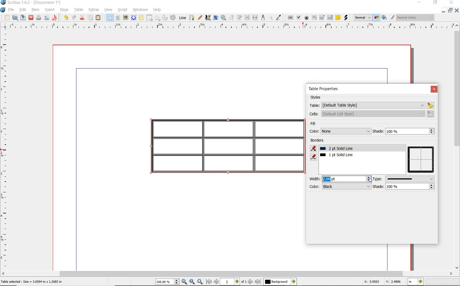 The width and height of the screenshot is (460, 286). What do you see at coordinates (403, 186) in the screenshot?
I see `shade` at bounding box center [403, 186].